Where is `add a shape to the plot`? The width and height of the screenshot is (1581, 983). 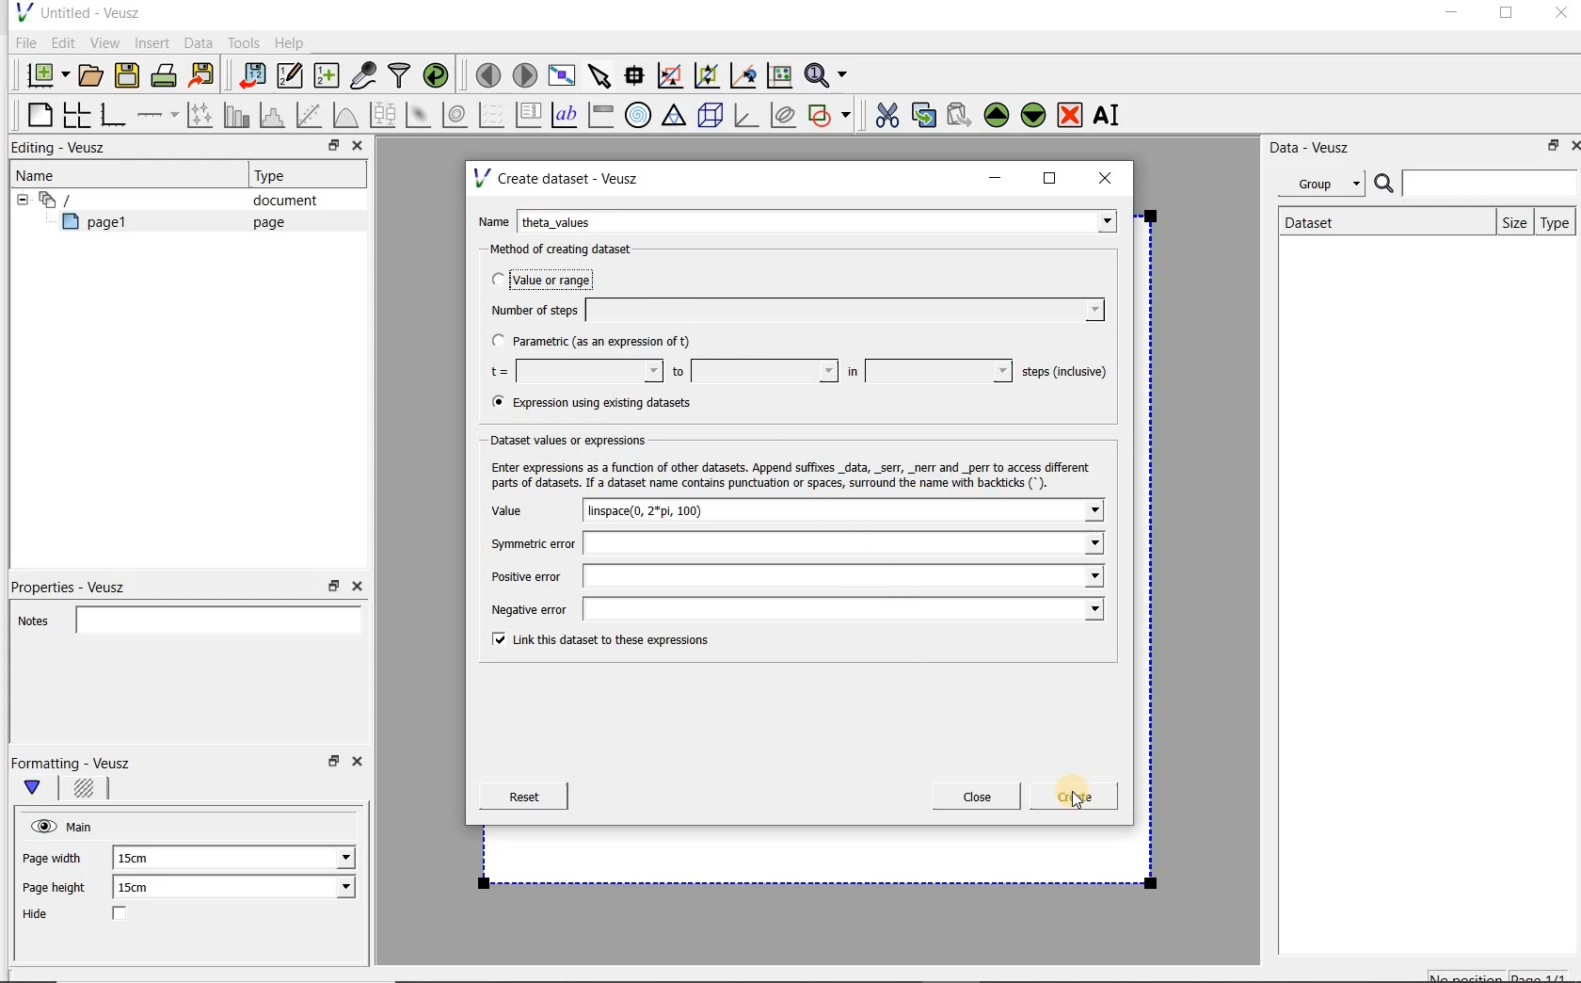
add a shape to the plot is located at coordinates (831, 113).